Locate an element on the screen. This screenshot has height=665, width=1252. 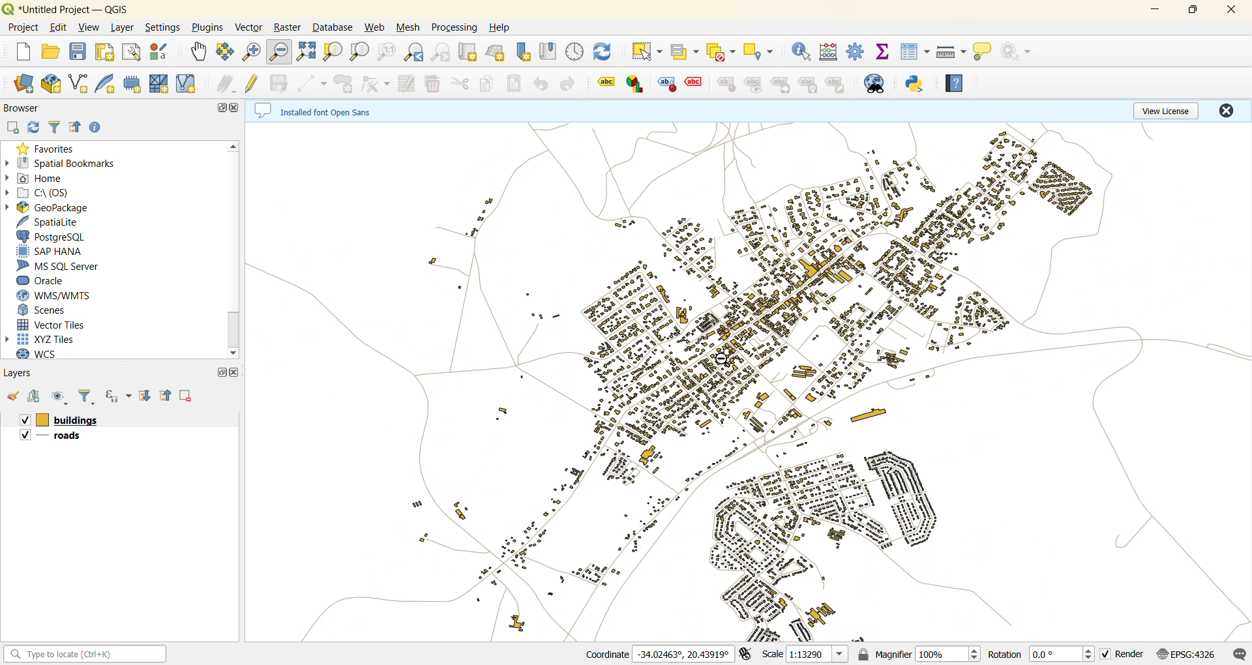
python is located at coordinates (916, 85).